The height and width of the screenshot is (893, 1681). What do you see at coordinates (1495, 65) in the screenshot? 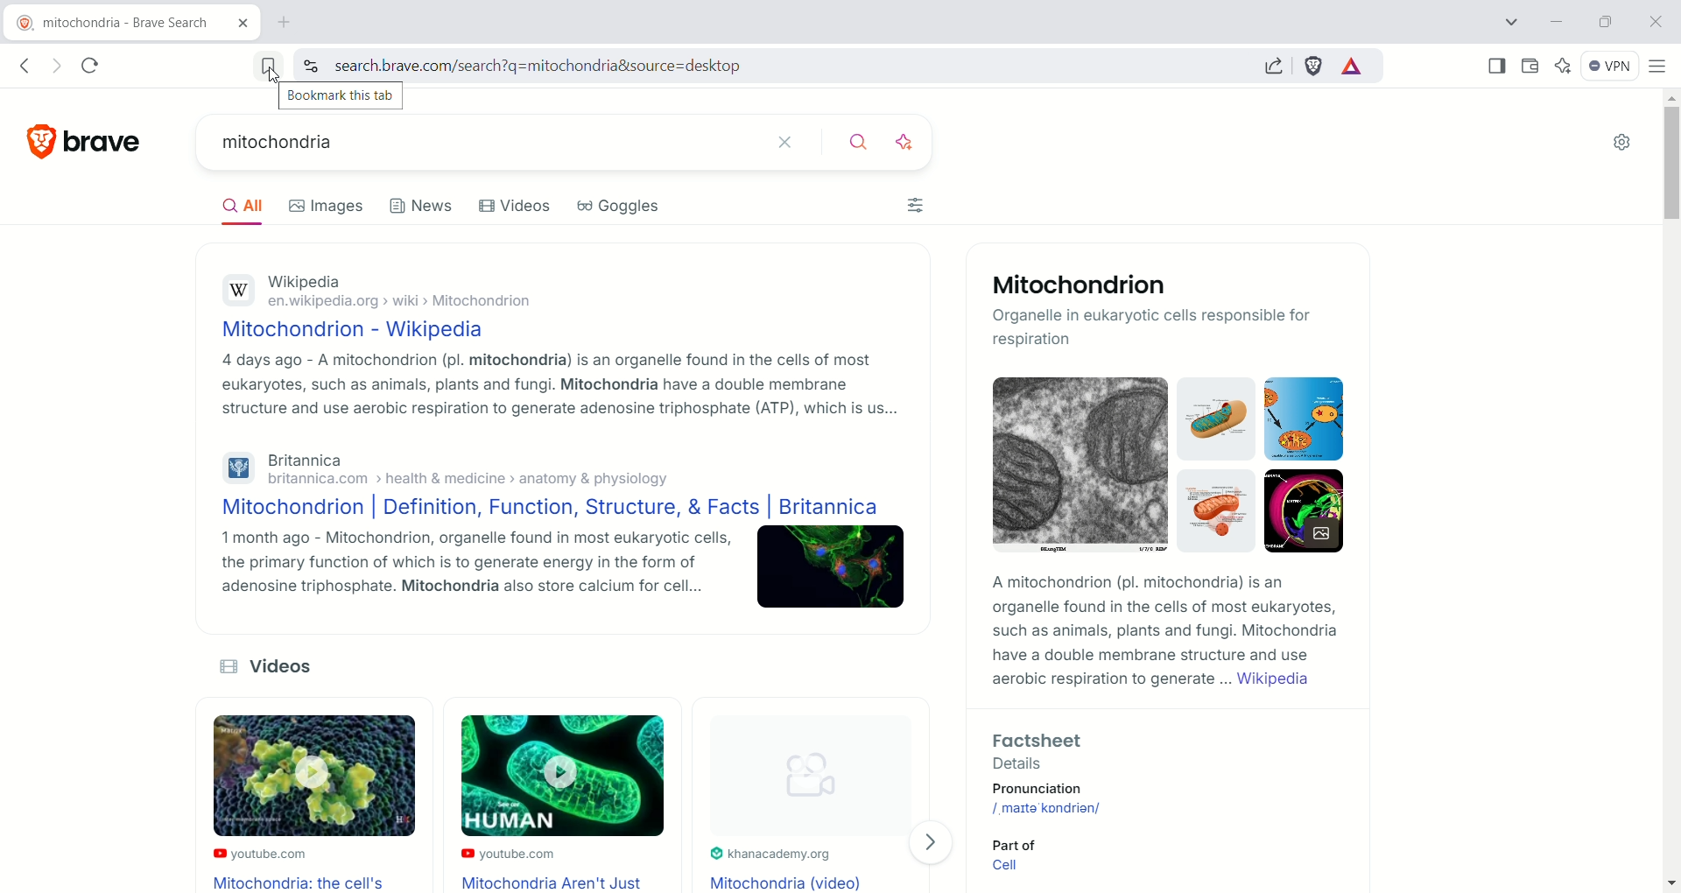
I see `show sidebar` at bounding box center [1495, 65].